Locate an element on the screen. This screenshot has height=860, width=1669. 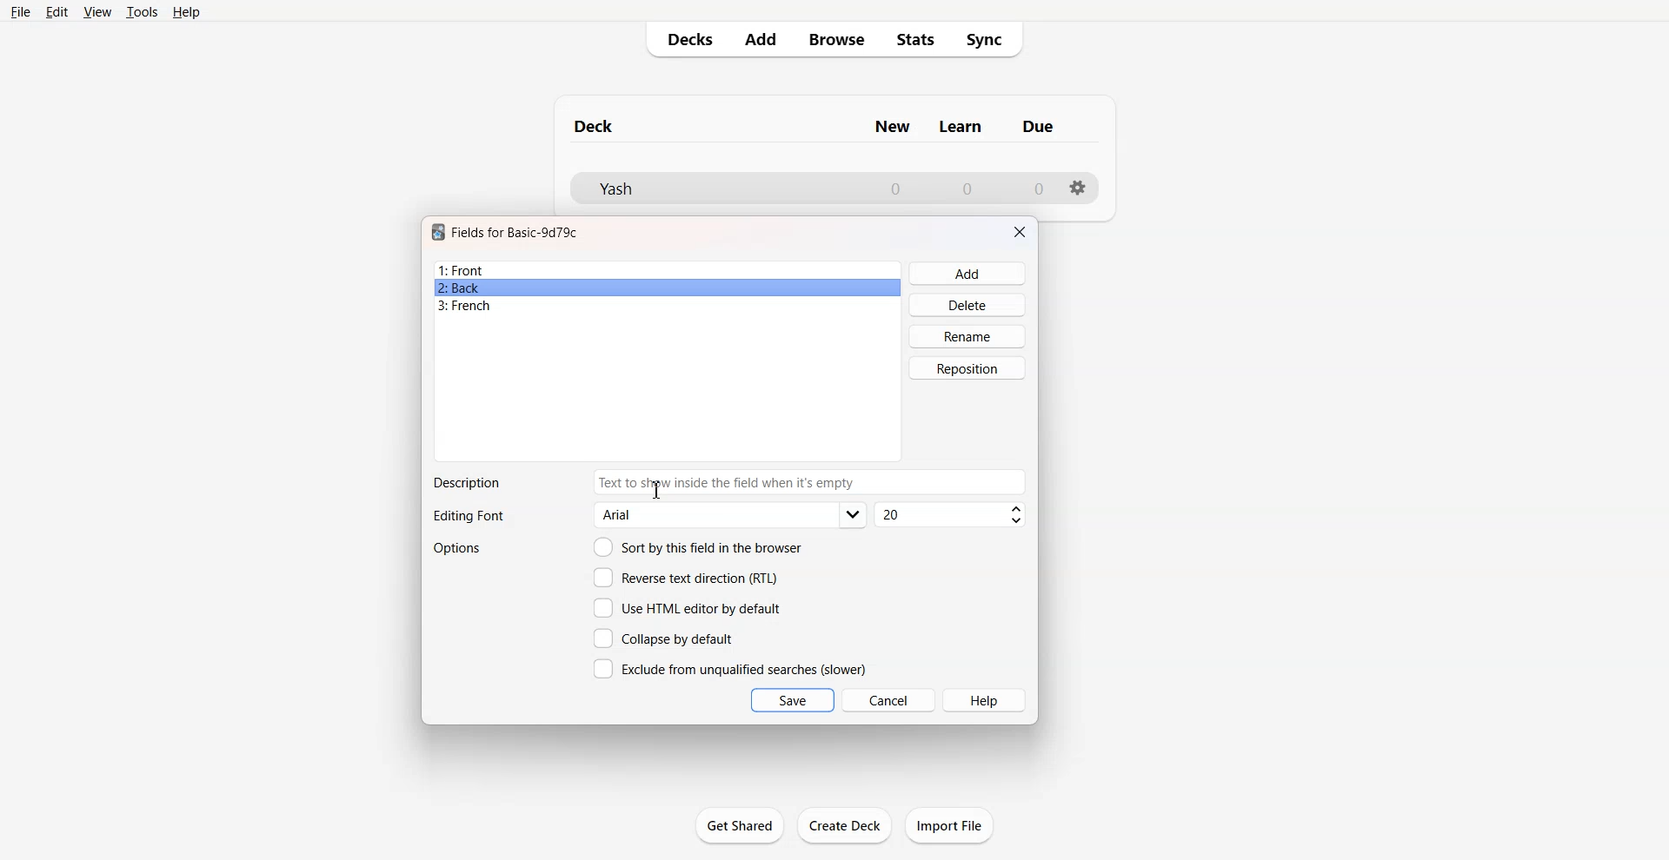
Options is located at coordinates (459, 548).